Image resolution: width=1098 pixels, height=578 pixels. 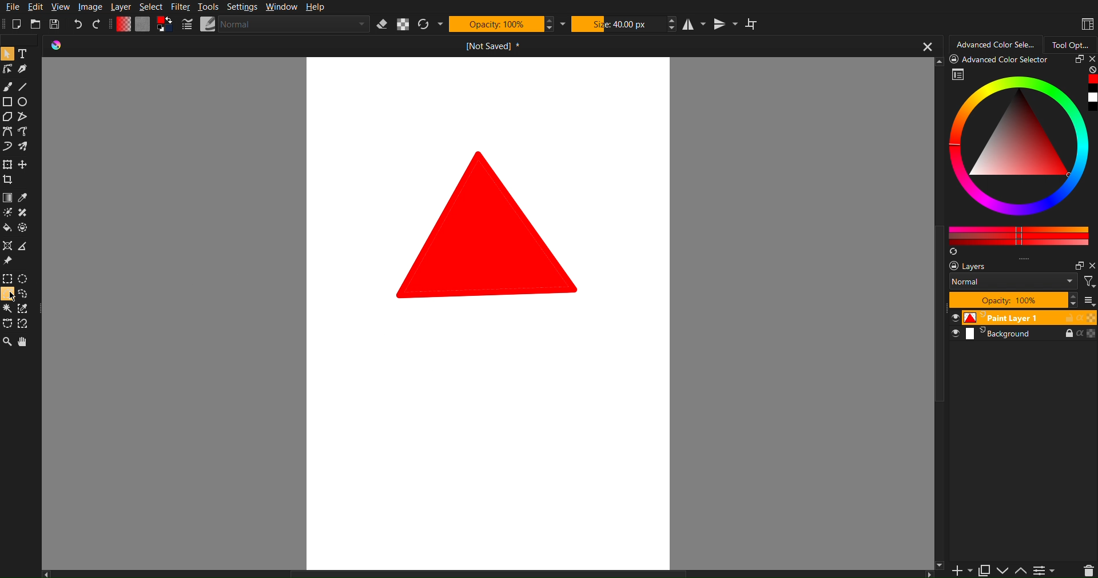 What do you see at coordinates (7, 117) in the screenshot?
I see `Polygon` at bounding box center [7, 117].